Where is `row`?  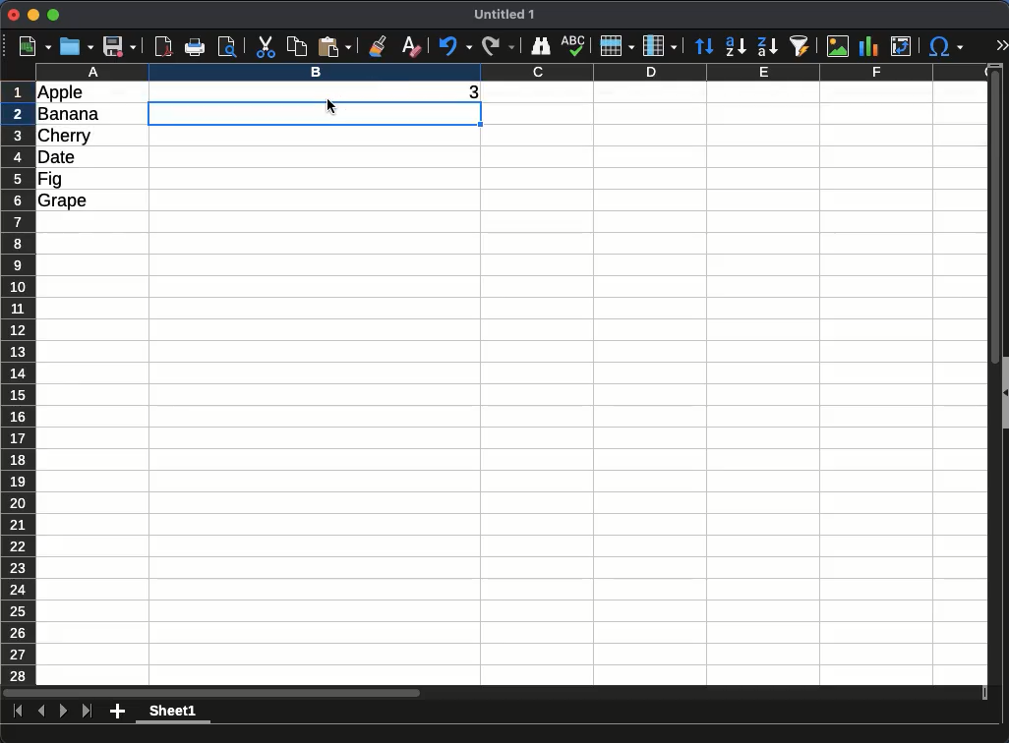
row is located at coordinates (618, 46).